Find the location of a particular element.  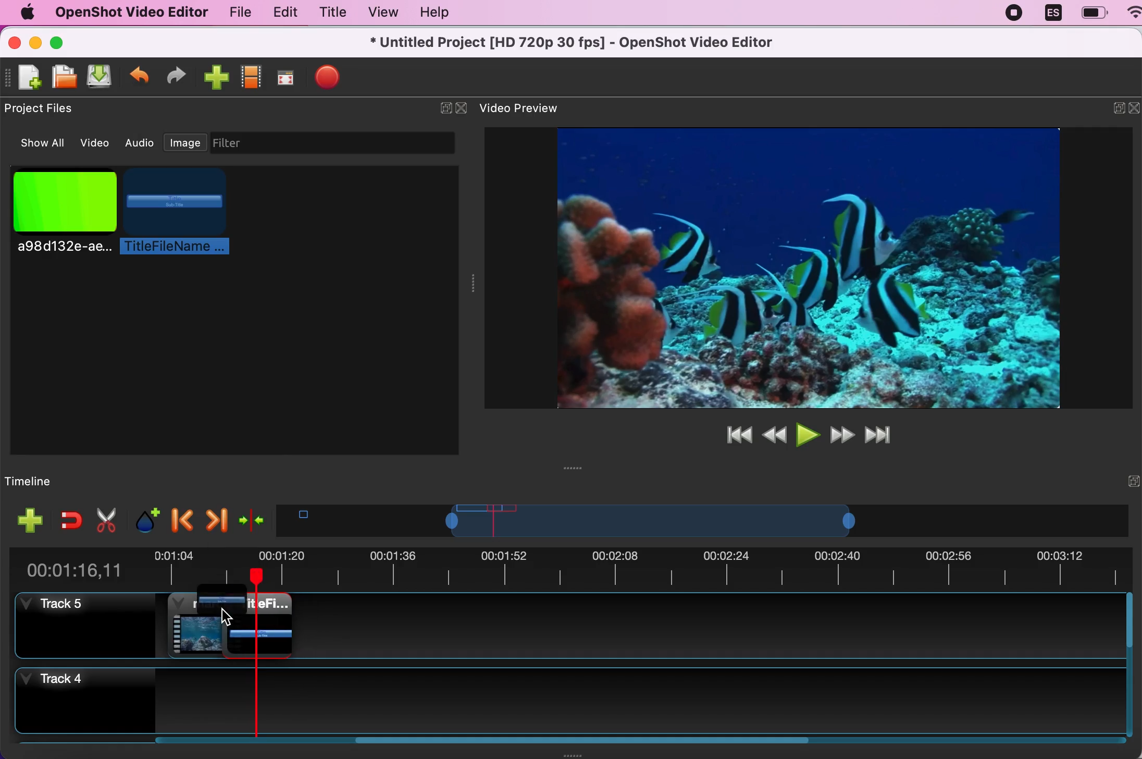

WIFI is located at coordinates (1134, 11).